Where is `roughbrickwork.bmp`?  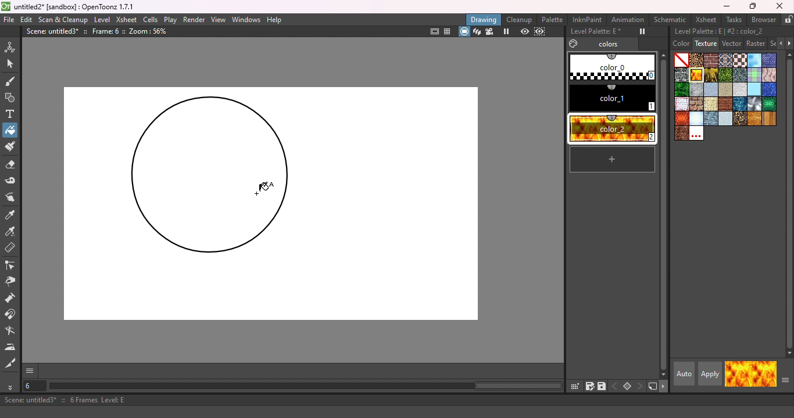 roughbrickwork.bmp is located at coordinates (697, 105).